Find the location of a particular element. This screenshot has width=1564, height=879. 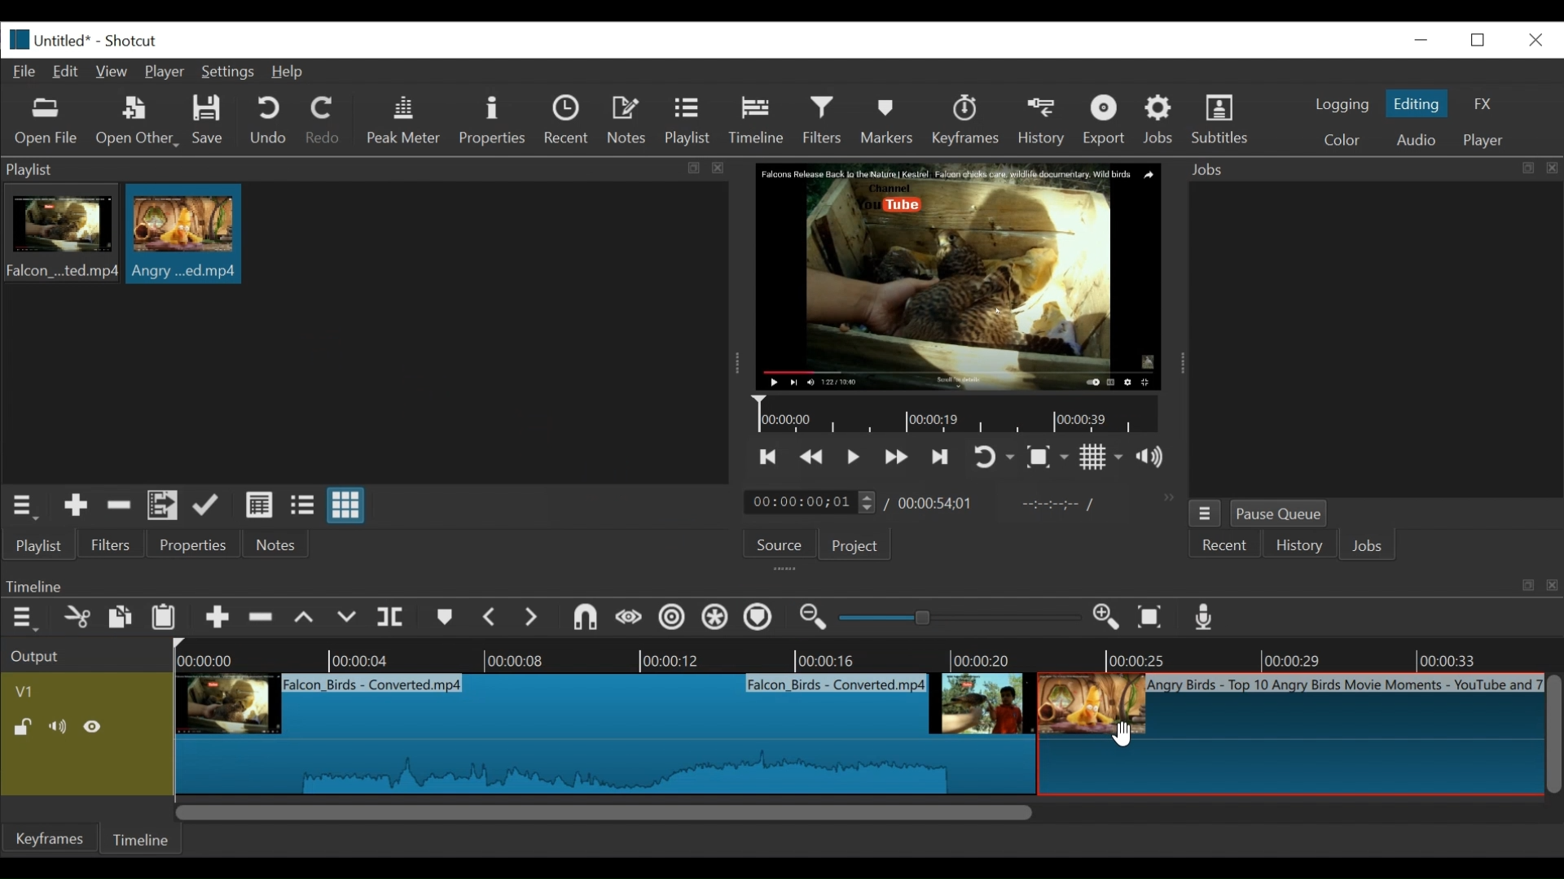

Export is located at coordinates (1107, 122).